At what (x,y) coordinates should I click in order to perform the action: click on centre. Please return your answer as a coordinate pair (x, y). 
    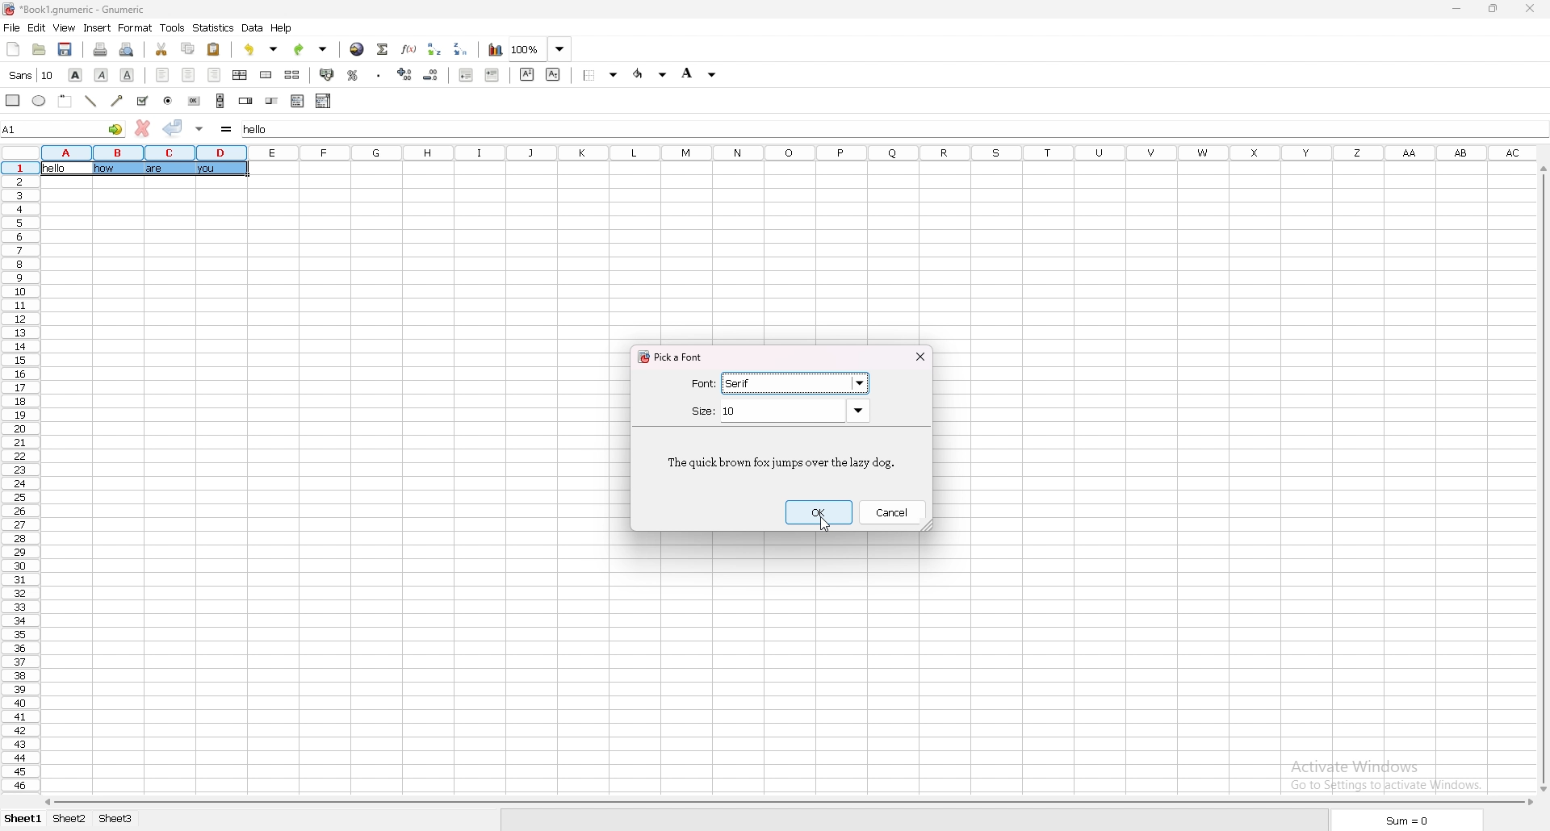
    Looking at the image, I should click on (188, 75).